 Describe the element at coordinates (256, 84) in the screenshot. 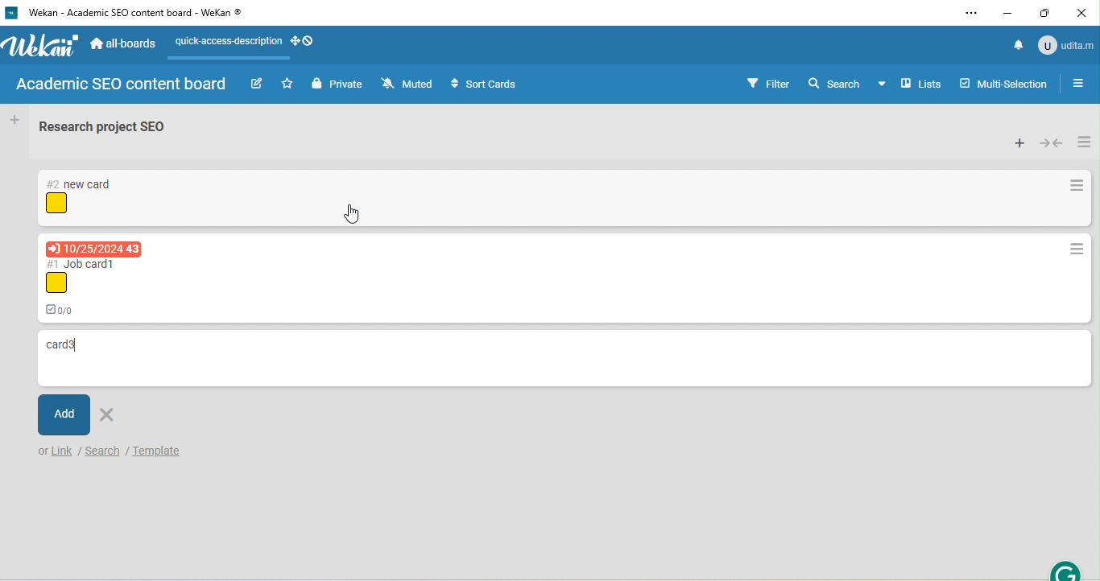

I see `edit` at that location.